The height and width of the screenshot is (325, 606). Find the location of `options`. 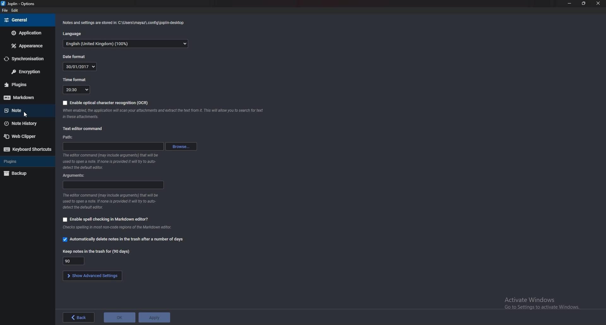

options is located at coordinates (20, 4).